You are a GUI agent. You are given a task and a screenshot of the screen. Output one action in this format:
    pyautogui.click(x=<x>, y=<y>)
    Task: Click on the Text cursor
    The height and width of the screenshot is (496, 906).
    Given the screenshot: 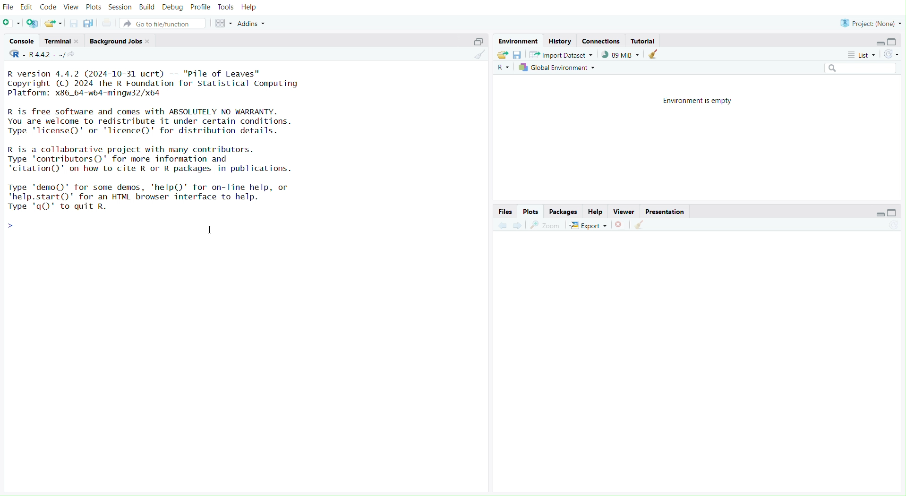 What is the action you would take?
    pyautogui.click(x=216, y=231)
    